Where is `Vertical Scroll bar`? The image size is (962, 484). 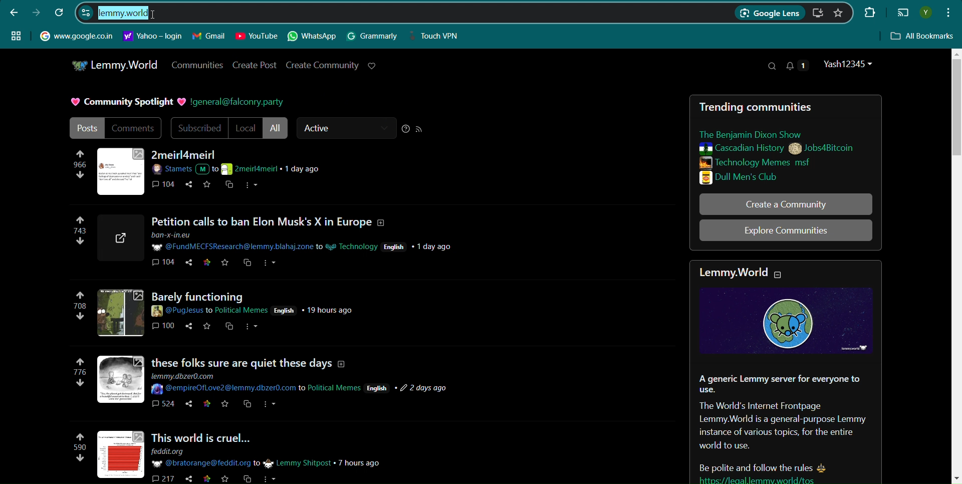
Vertical Scroll bar is located at coordinates (955, 265).